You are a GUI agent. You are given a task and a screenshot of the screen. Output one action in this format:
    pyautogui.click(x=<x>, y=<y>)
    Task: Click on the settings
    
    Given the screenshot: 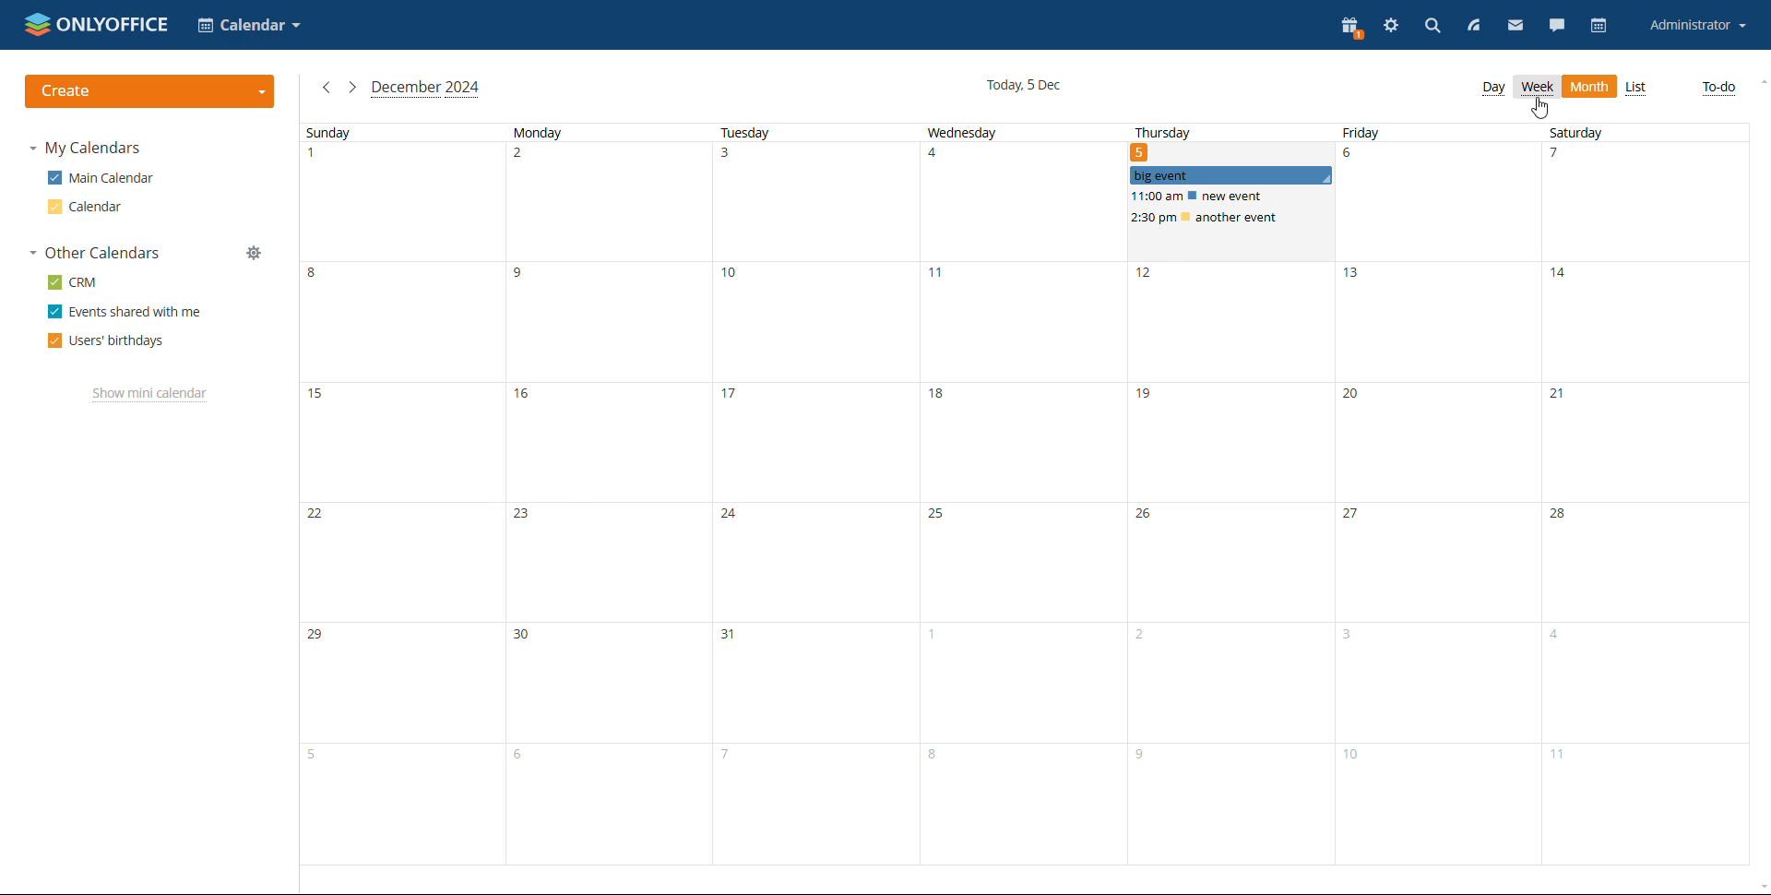 What is the action you would take?
    pyautogui.click(x=1389, y=25)
    